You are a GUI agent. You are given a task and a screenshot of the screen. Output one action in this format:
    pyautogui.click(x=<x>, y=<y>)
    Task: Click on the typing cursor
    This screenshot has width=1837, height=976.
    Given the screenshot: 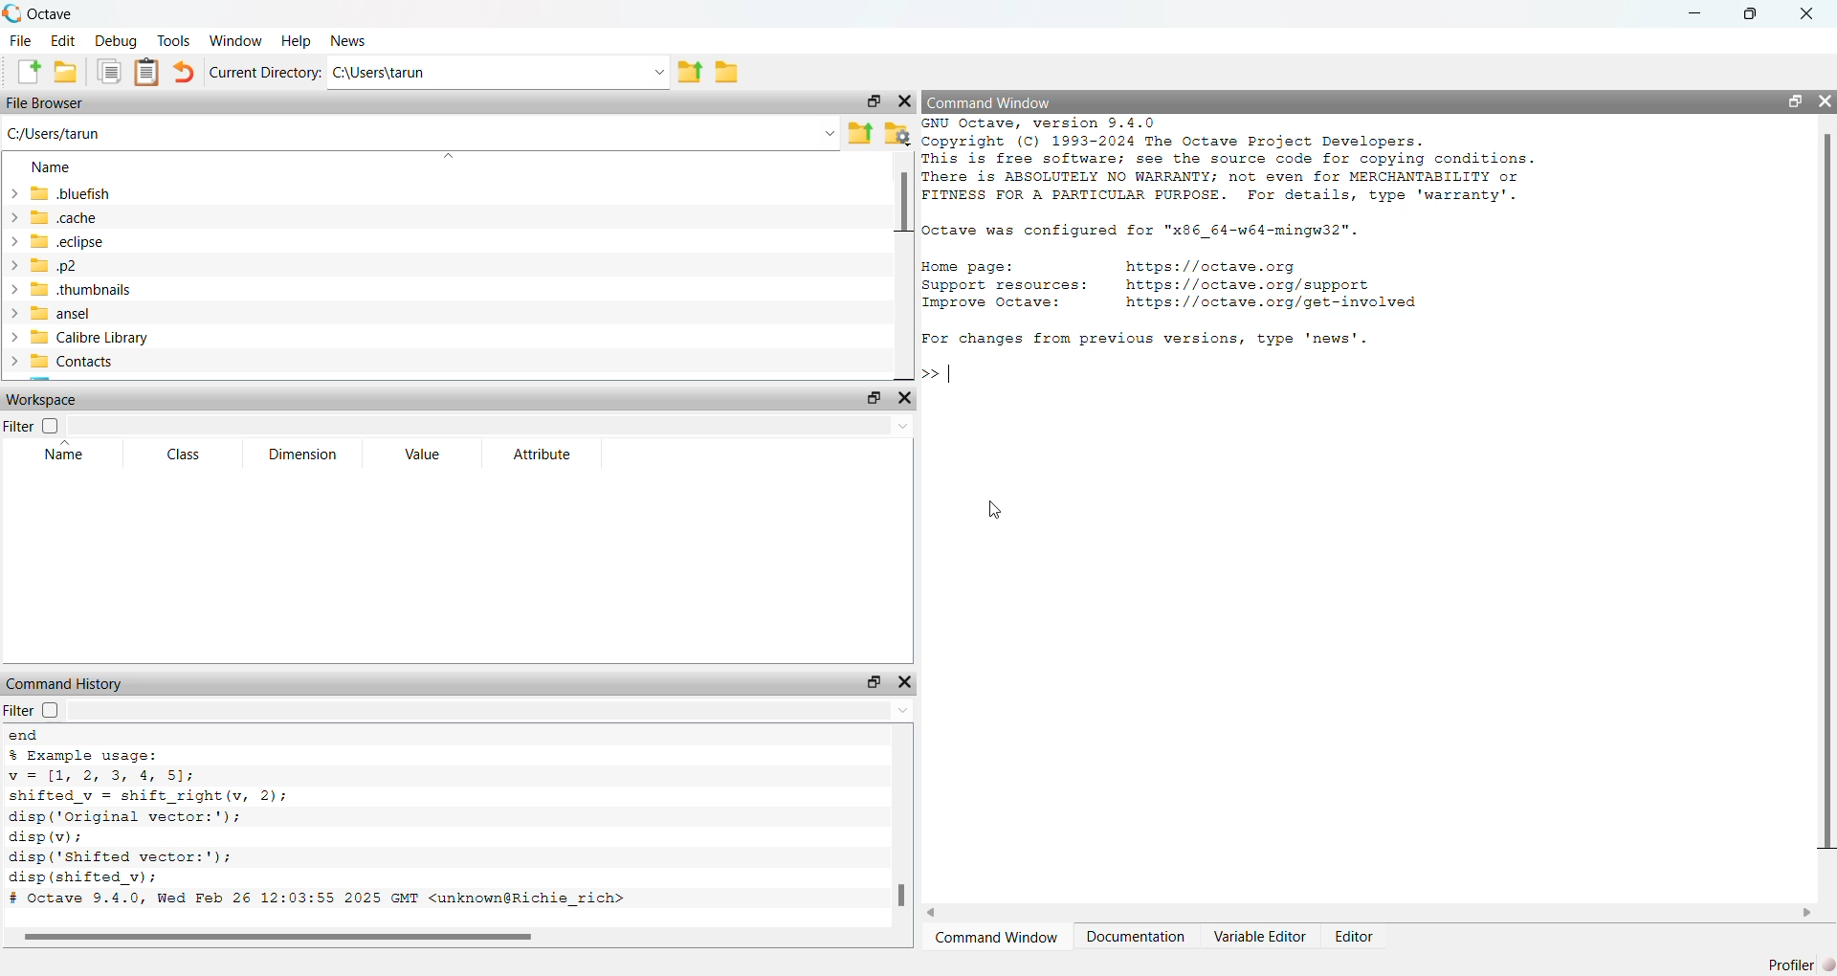 What is the action you would take?
    pyautogui.click(x=952, y=371)
    